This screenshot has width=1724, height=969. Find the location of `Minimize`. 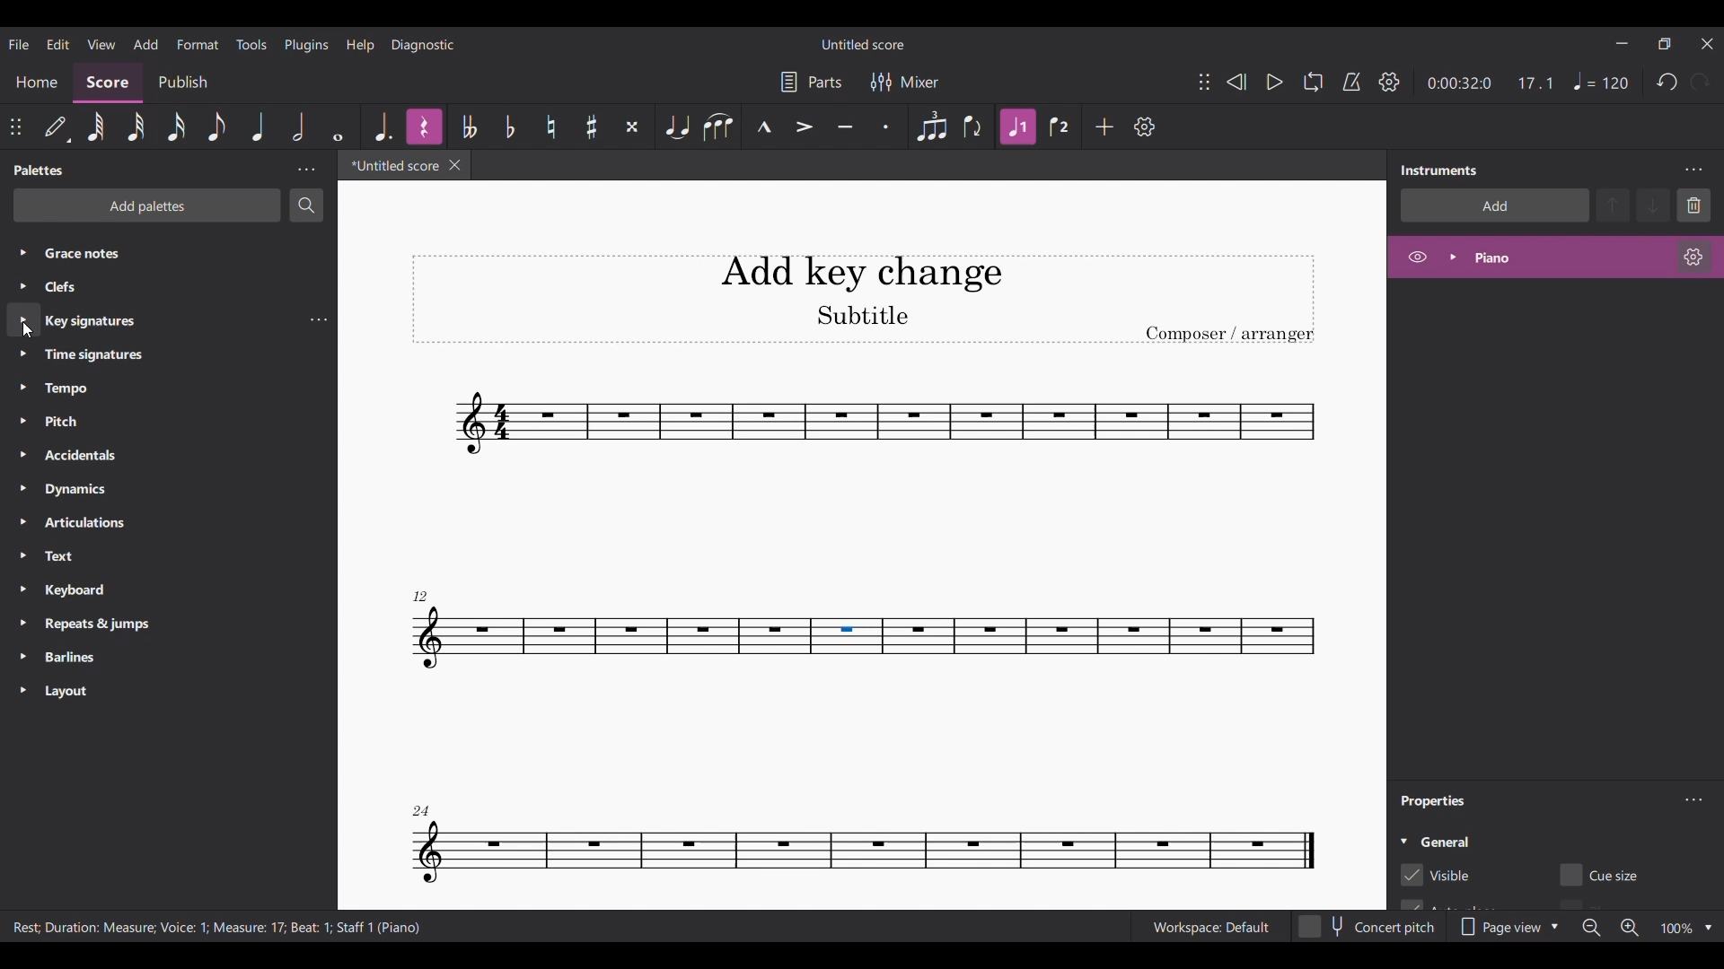

Minimize is located at coordinates (1622, 43).